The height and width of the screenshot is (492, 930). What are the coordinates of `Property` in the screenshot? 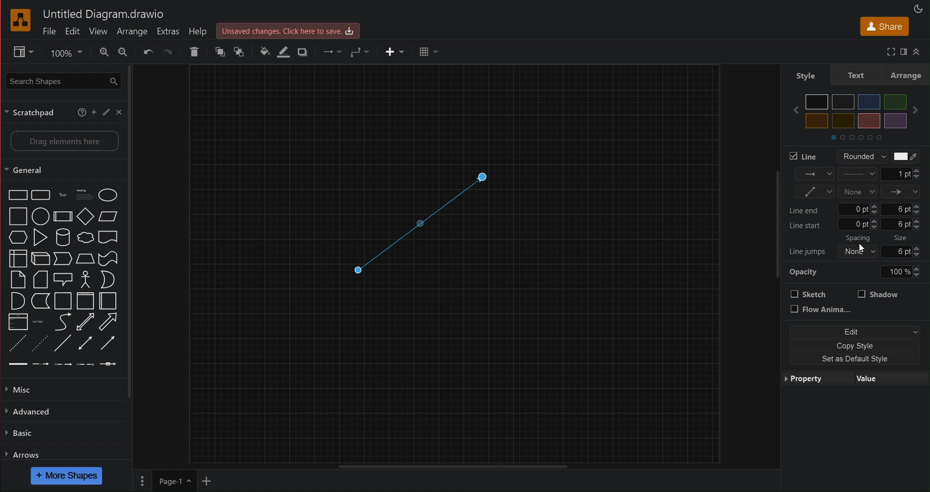 It's located at (812, 379).